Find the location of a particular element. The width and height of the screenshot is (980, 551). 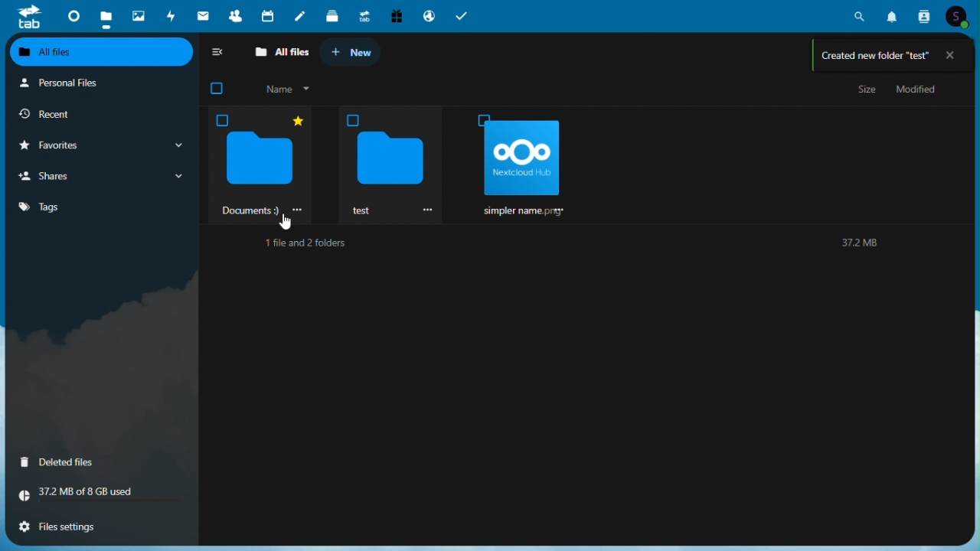

Photos is located at coordinates (139, 16).